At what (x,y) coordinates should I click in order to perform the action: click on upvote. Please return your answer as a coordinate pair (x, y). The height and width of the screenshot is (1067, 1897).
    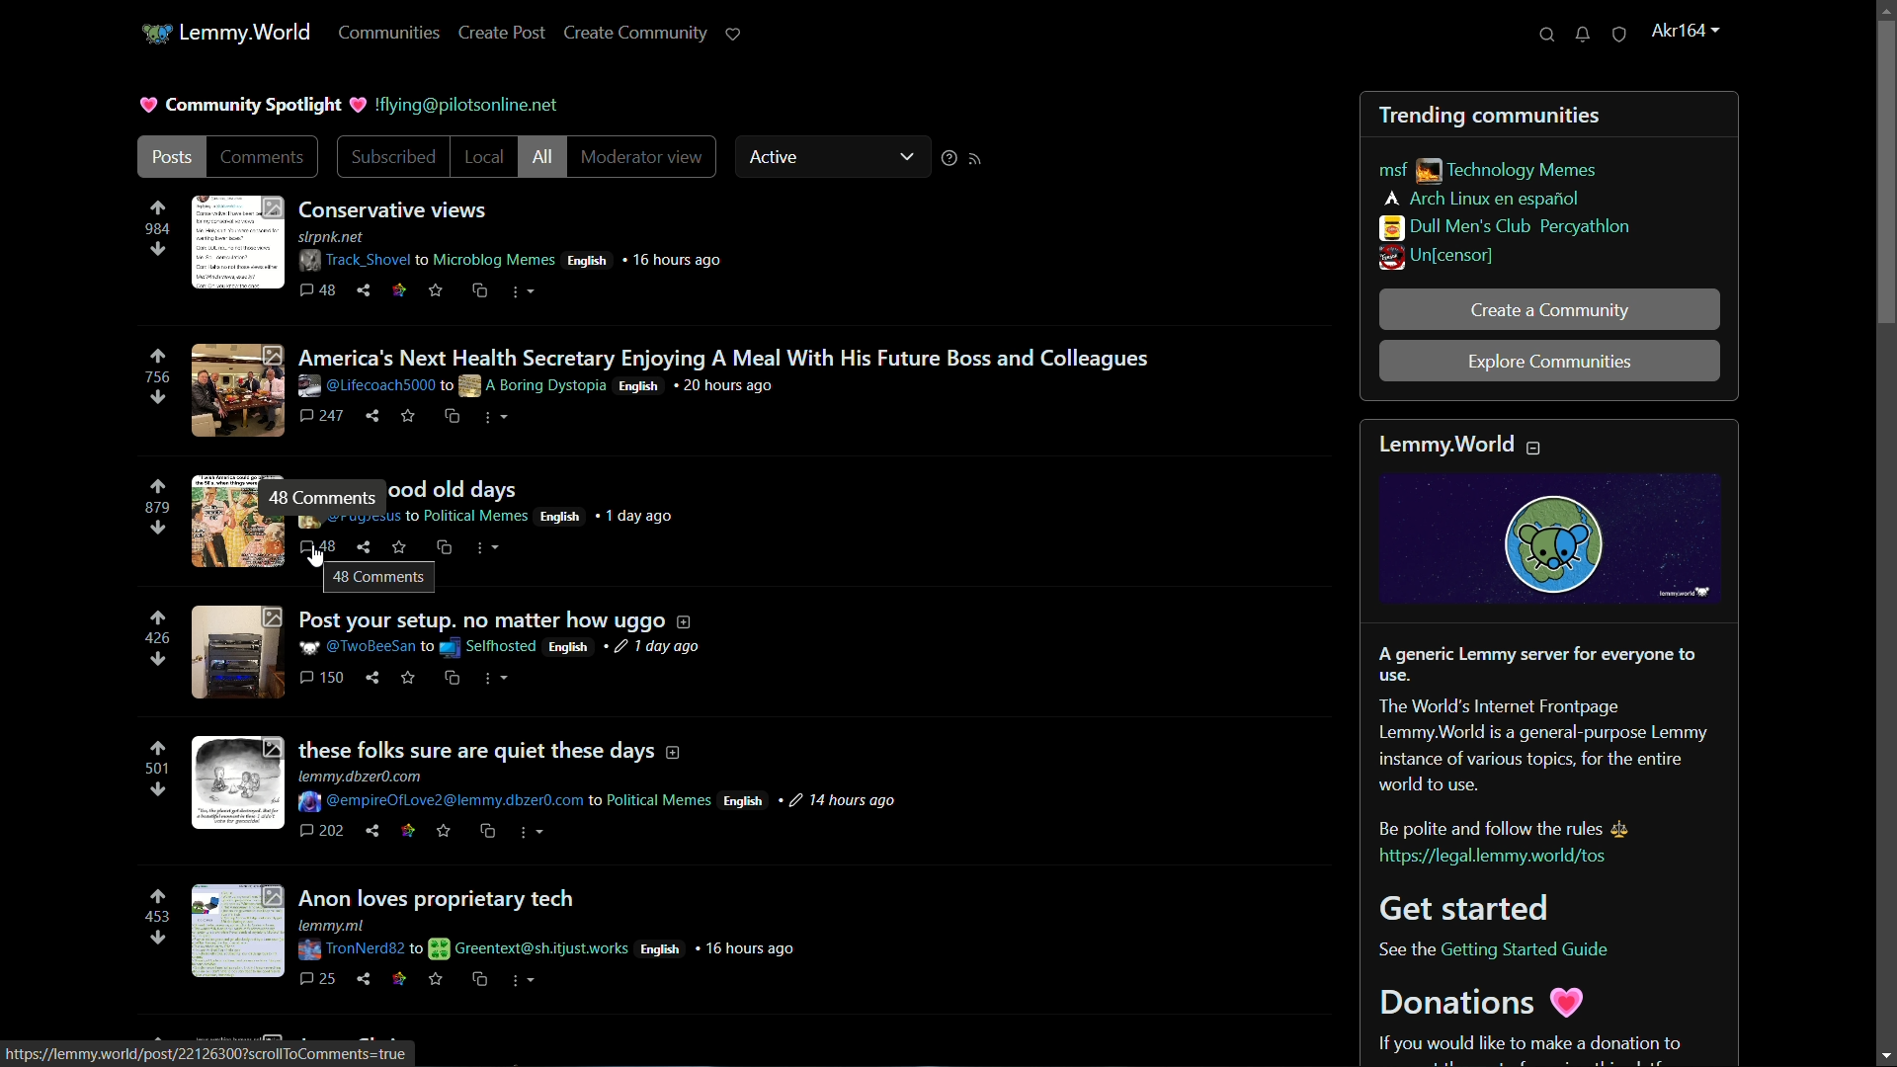
    Looking at the image, I should click on (157, 897).